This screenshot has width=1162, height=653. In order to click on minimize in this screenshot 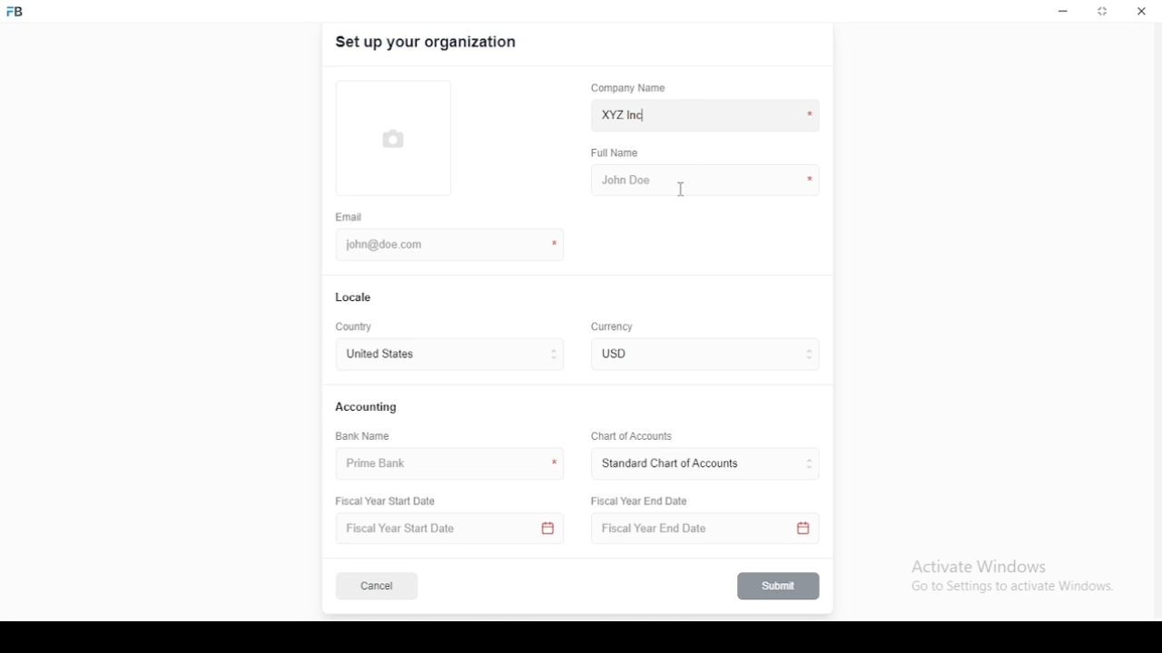, I will do `click(1063, 12)`.